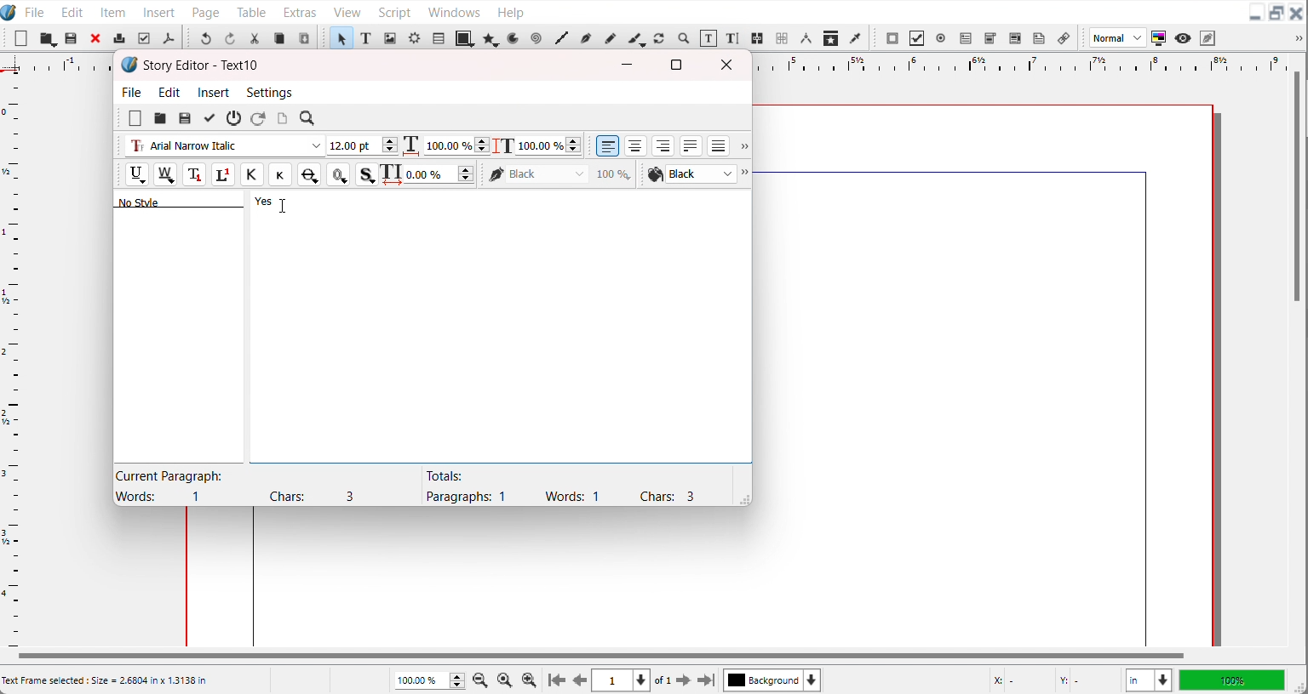  I want to click on Copy item Properties, so click(831, 37).